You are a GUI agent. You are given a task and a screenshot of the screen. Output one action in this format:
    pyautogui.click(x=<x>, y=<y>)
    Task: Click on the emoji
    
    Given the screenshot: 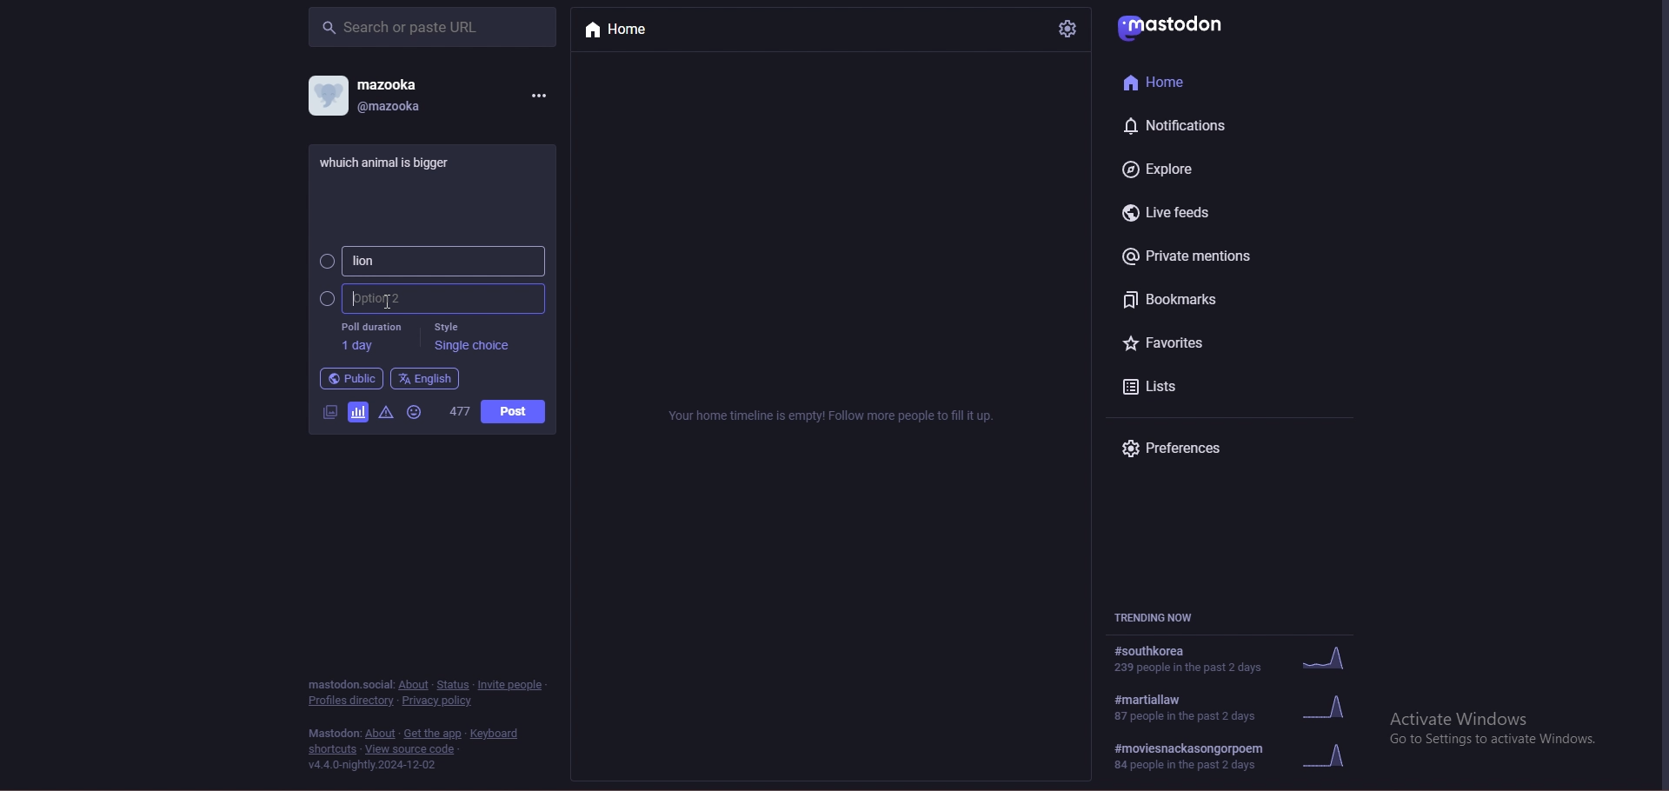 What is the action you would take?
    pyautogui.click(x=418, y=412)
    